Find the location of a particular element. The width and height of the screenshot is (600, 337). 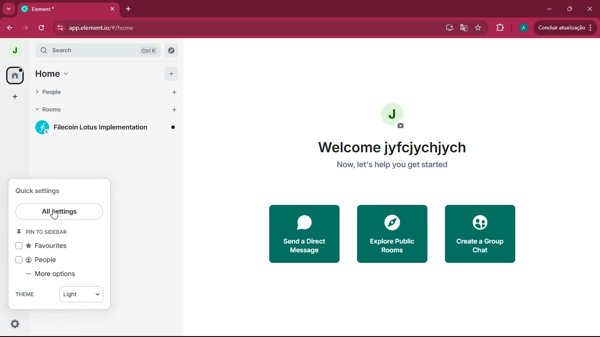

update is located at coordinates (565, 28).